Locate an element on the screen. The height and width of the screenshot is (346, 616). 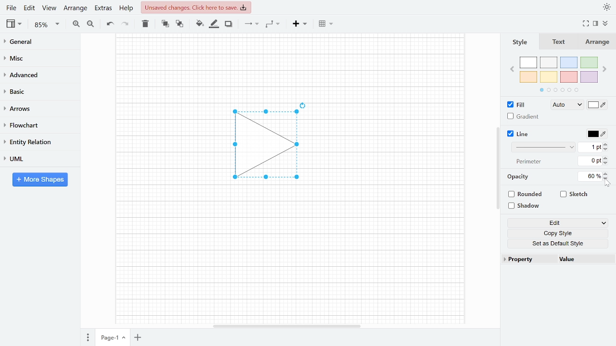
Pages is located at coordinates (87, 338).